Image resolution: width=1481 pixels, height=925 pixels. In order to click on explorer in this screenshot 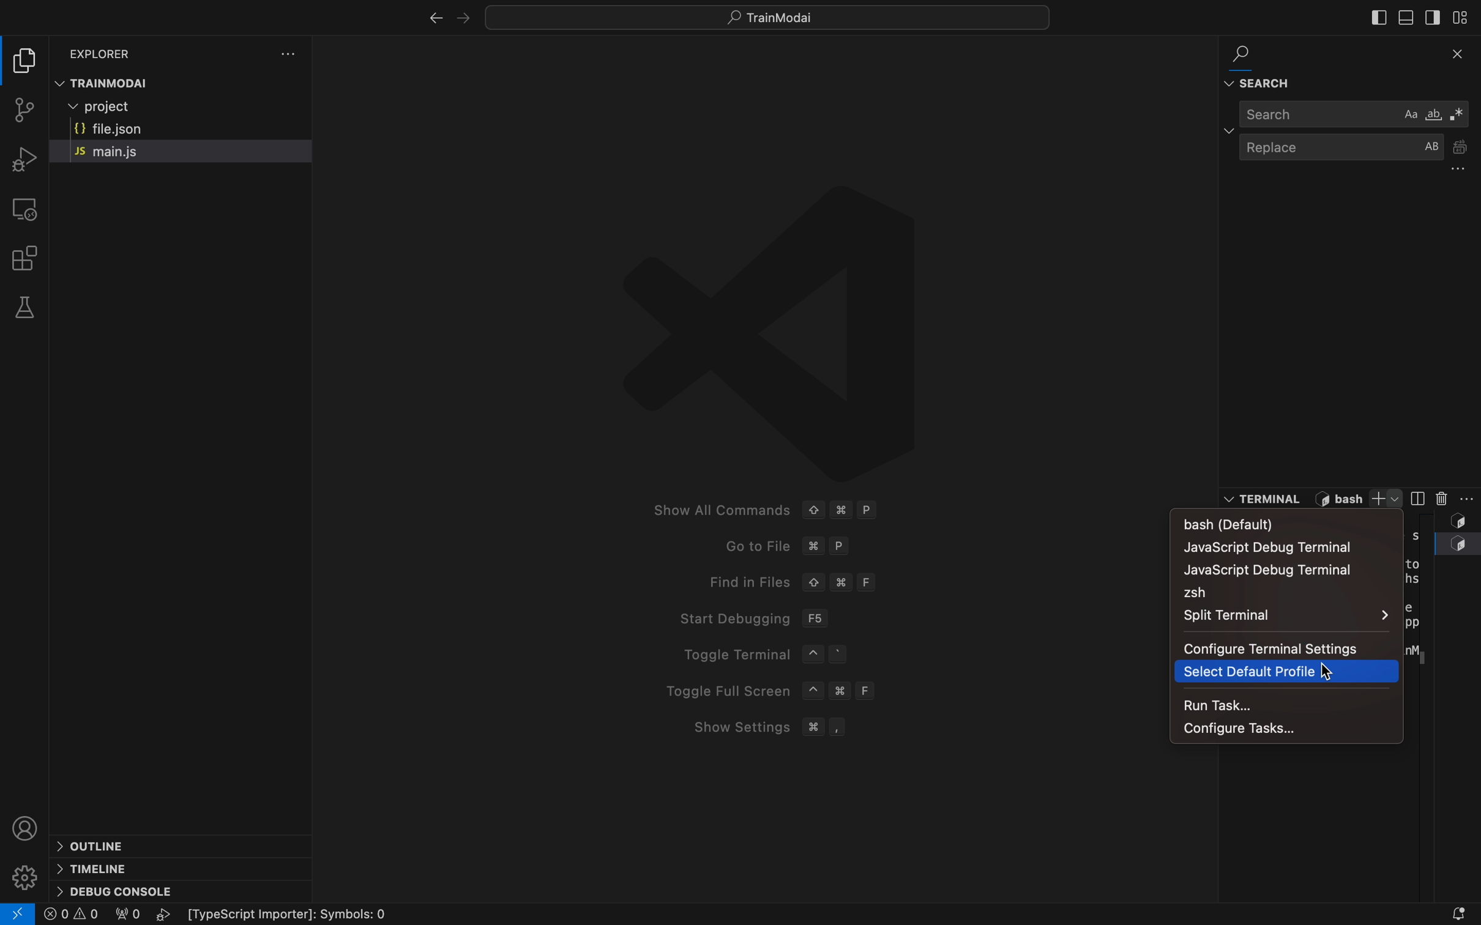, I will do `click(106, 53)`.